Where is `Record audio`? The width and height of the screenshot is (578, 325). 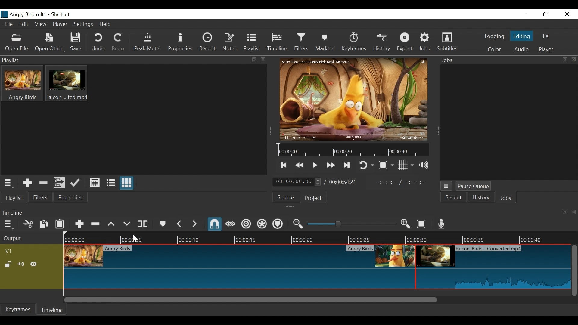
Record audio is located at coordinates (440, 224).